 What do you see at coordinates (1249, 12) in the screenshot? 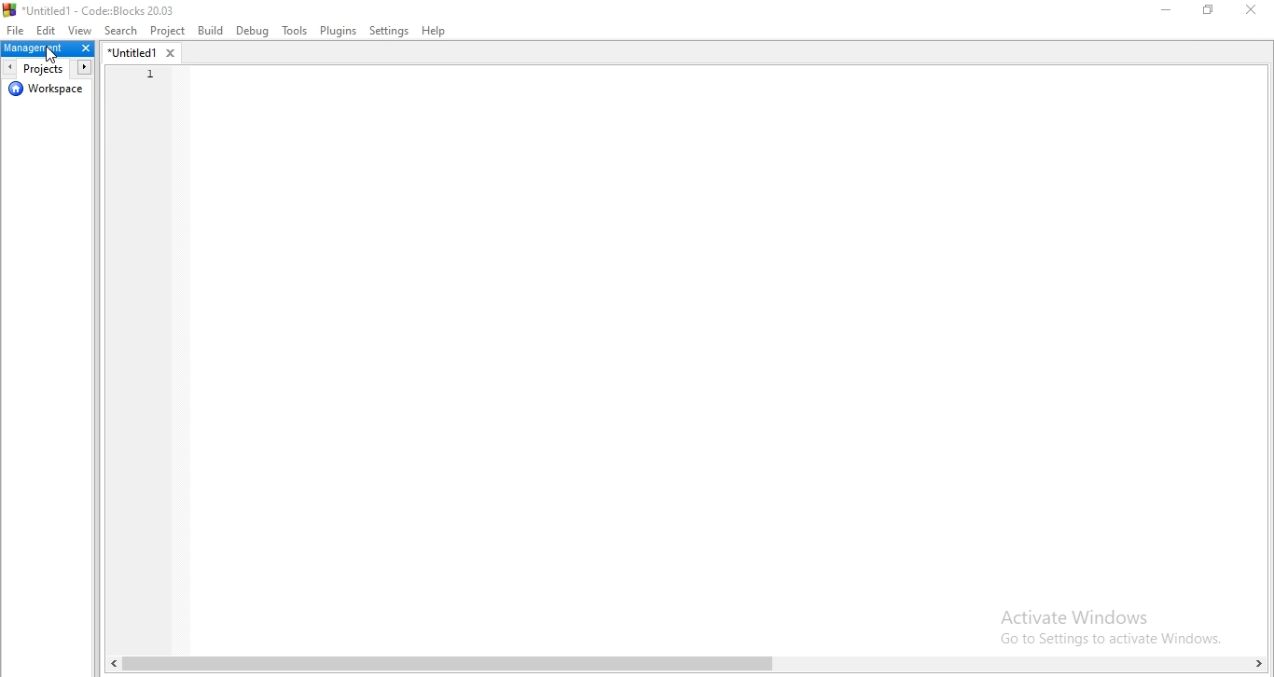
I see `Close` at bounding box center [1249, 12].